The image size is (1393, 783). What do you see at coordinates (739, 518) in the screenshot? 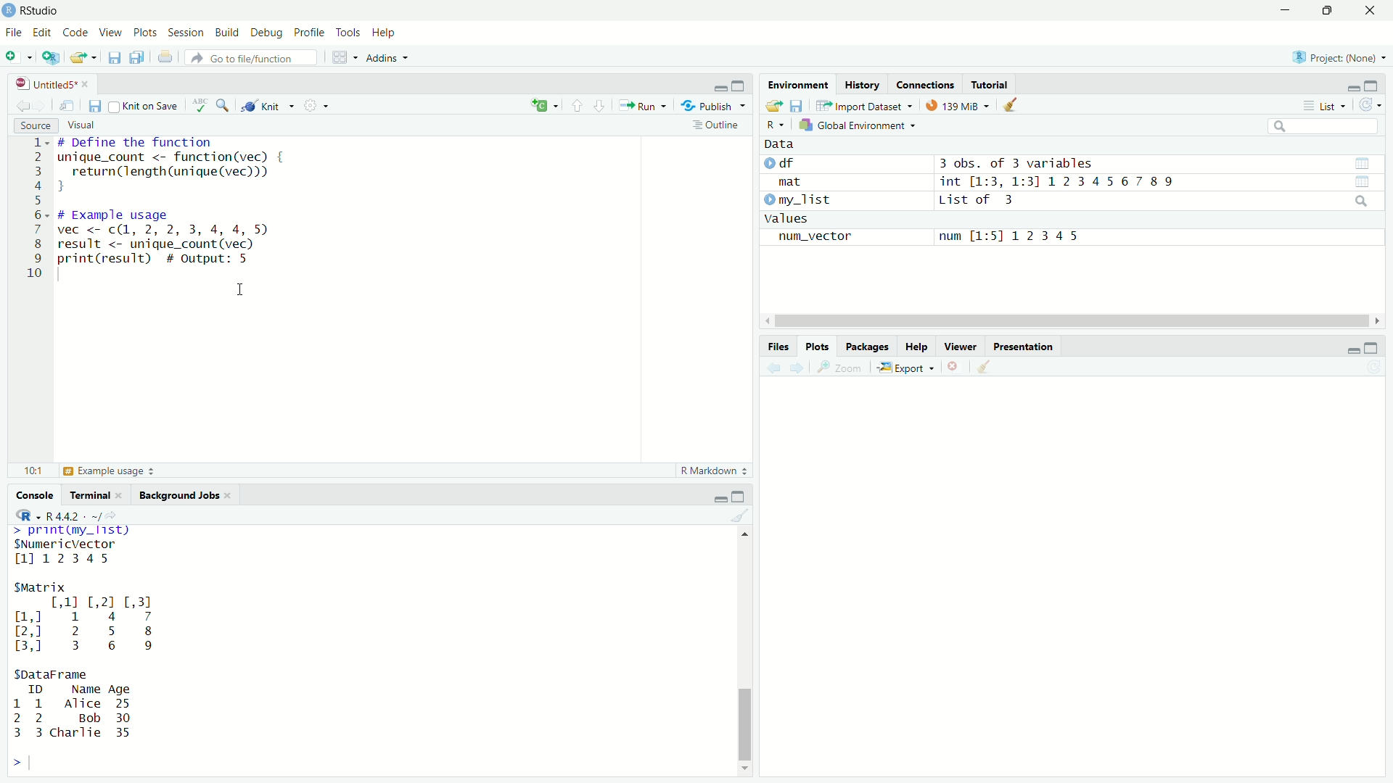
I see `clear console` at bounding box center [739, 518].